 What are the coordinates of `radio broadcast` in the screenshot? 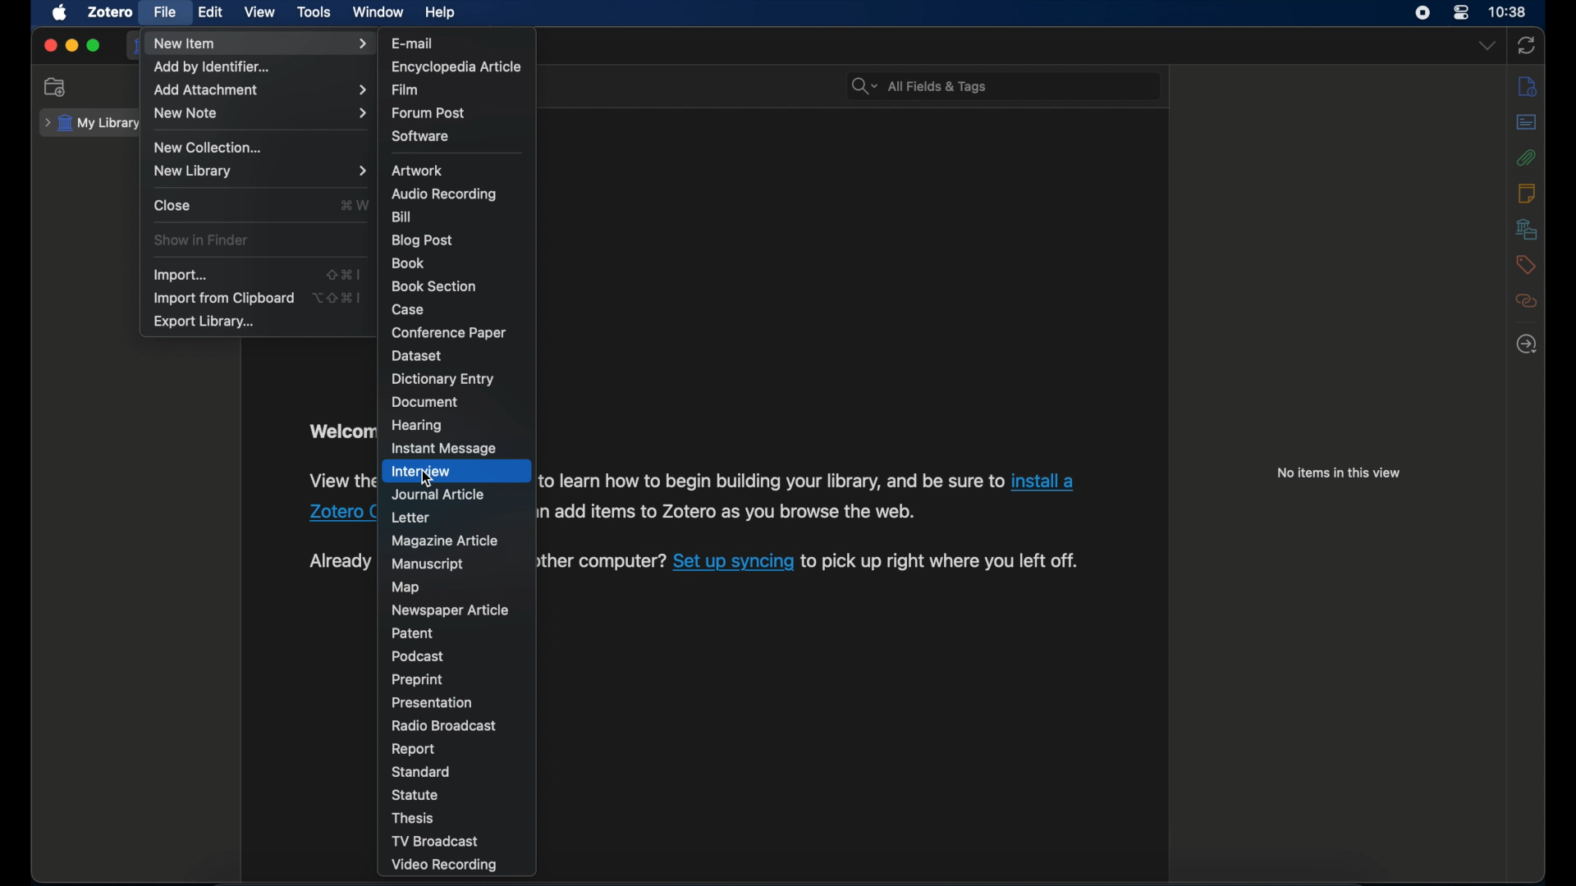 It's located at (444, 726).